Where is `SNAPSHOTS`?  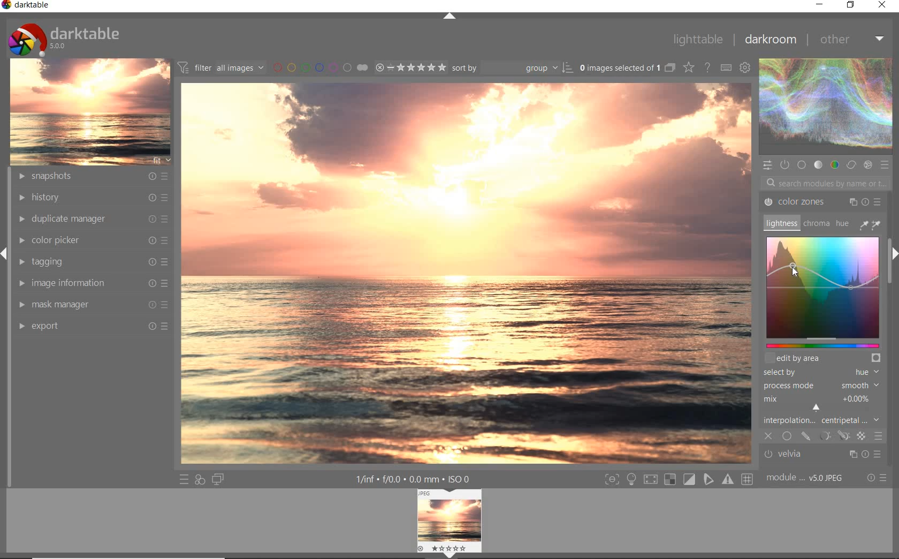 SNAPSHOTS is located at coordinates (92, 177).